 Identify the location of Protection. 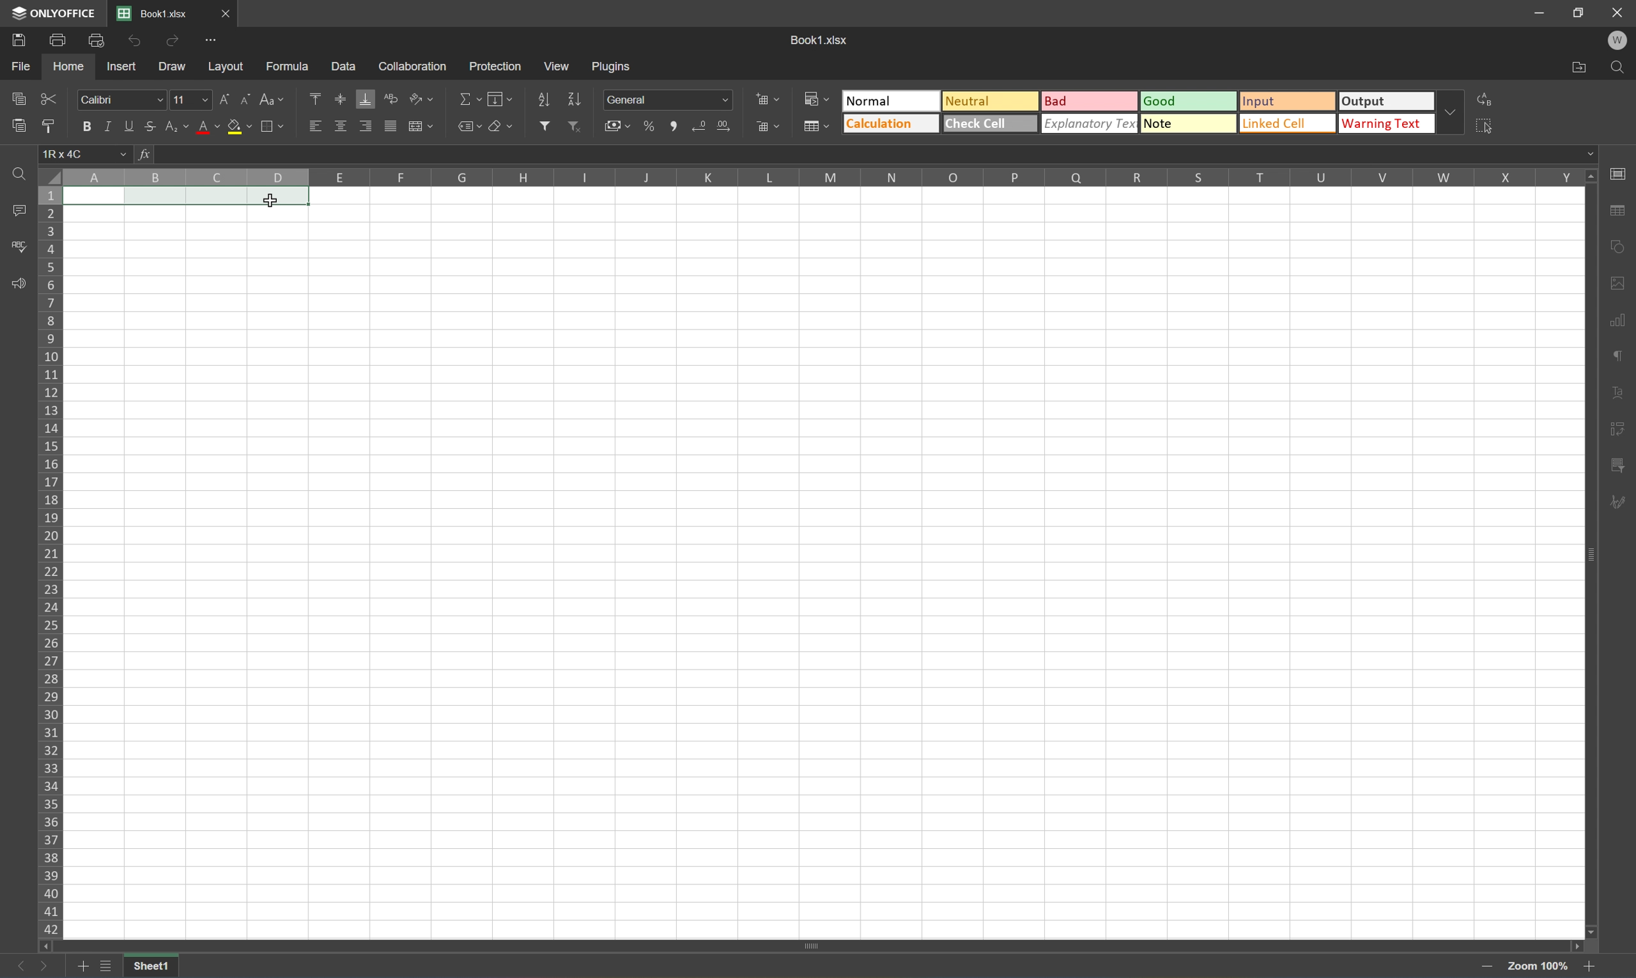
(495, 67).